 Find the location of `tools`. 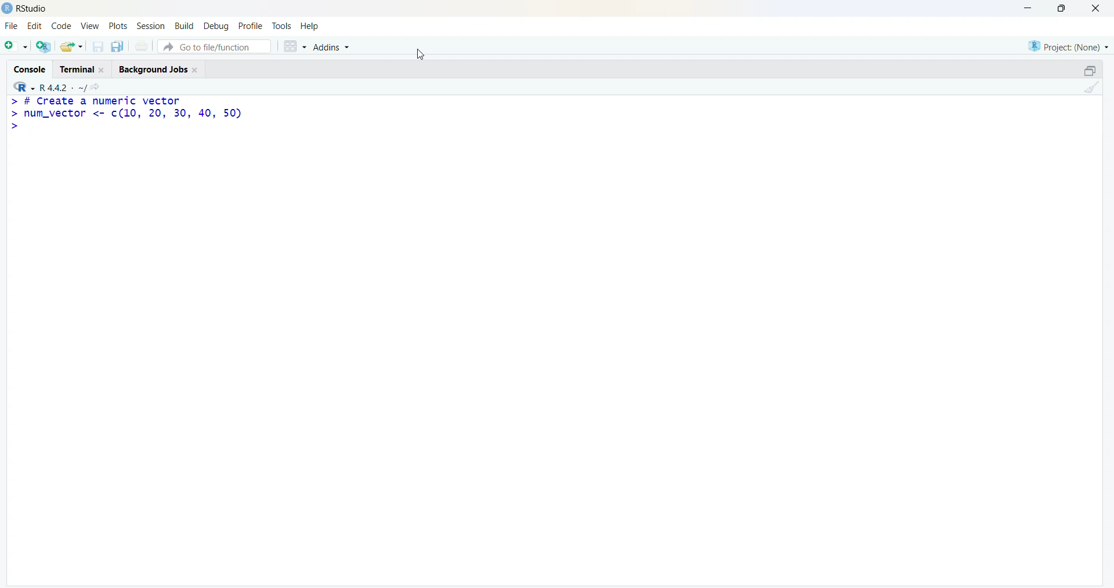

tools is located at coordinates (282, 26).